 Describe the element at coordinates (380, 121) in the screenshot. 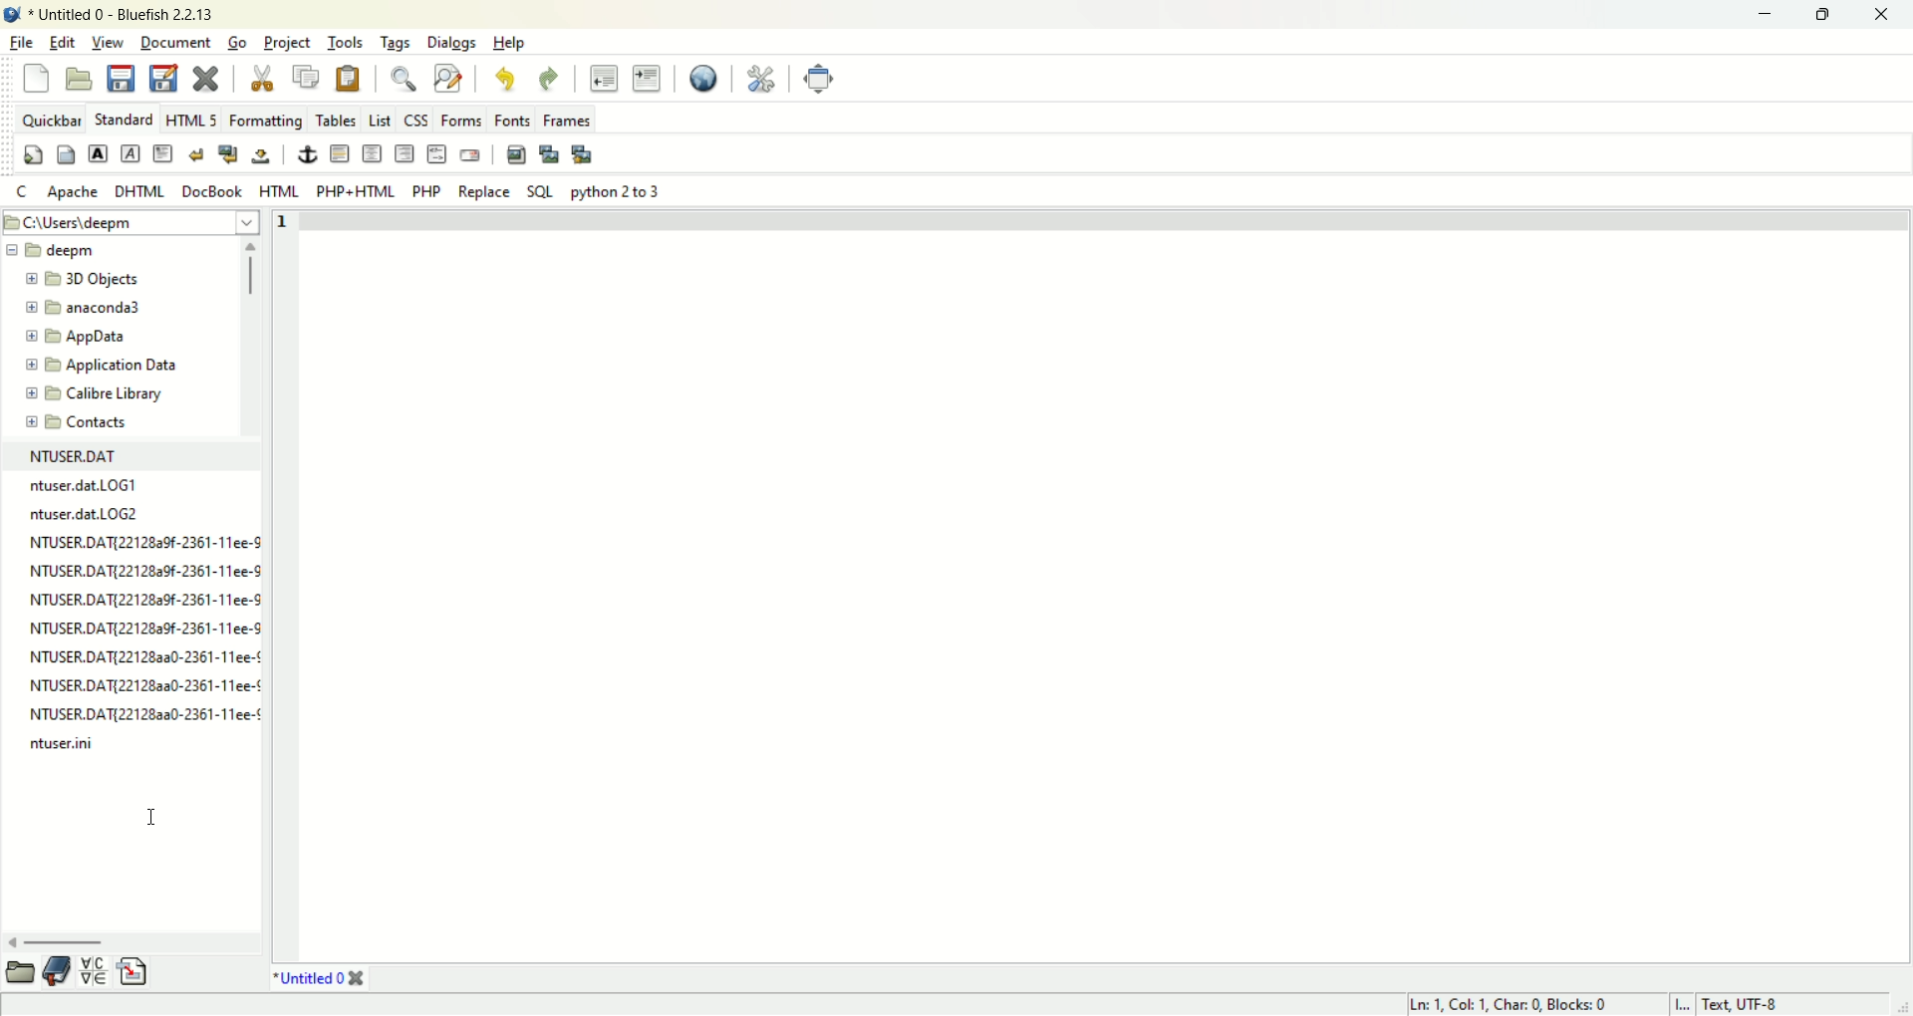

I see `list` at that location.